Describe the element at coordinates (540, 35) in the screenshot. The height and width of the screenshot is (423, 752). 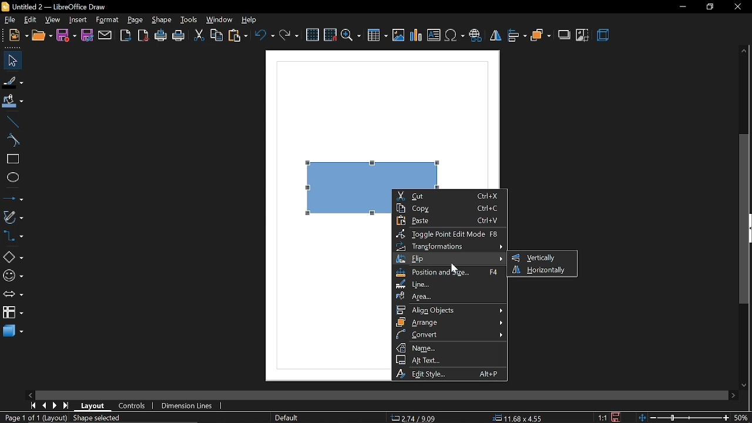
I see `arrange` at that location.